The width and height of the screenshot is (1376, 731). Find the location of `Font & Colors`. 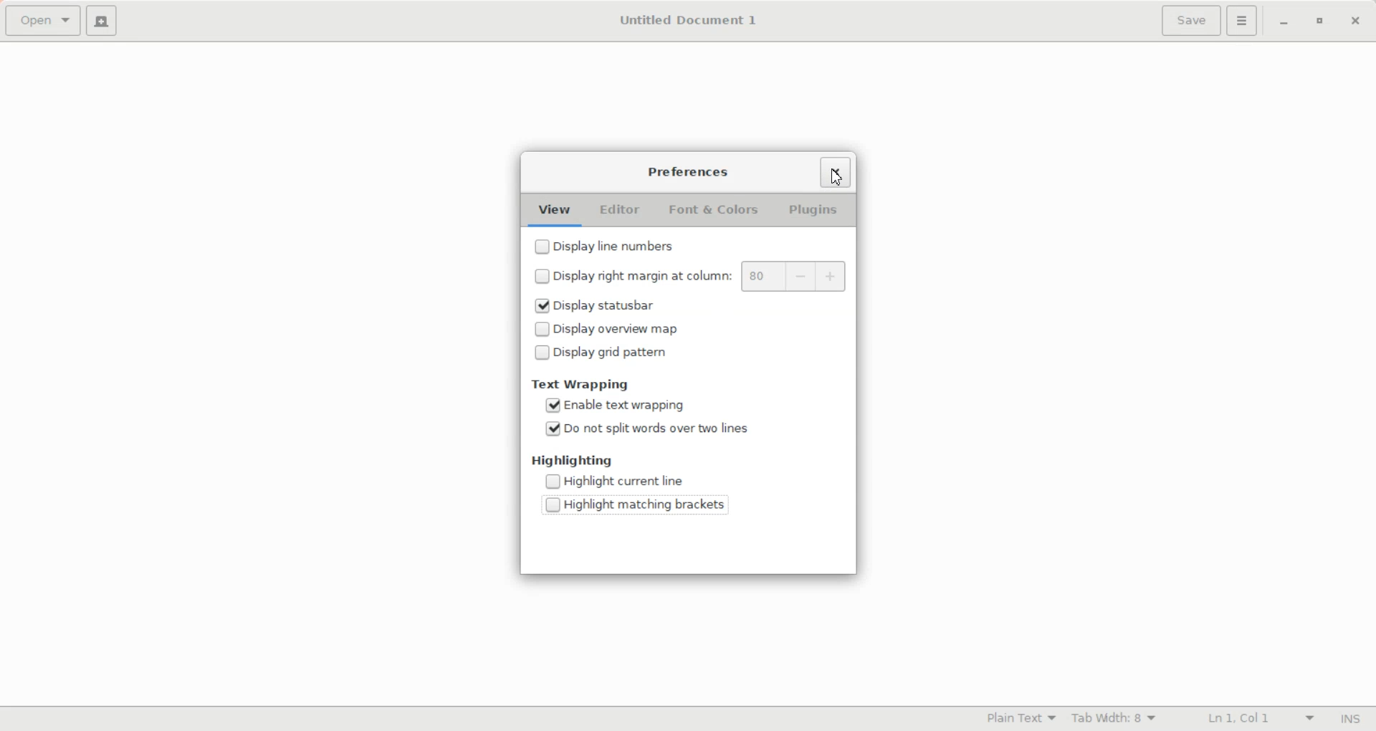

Font & Colors is located at coordinates (716, 211).